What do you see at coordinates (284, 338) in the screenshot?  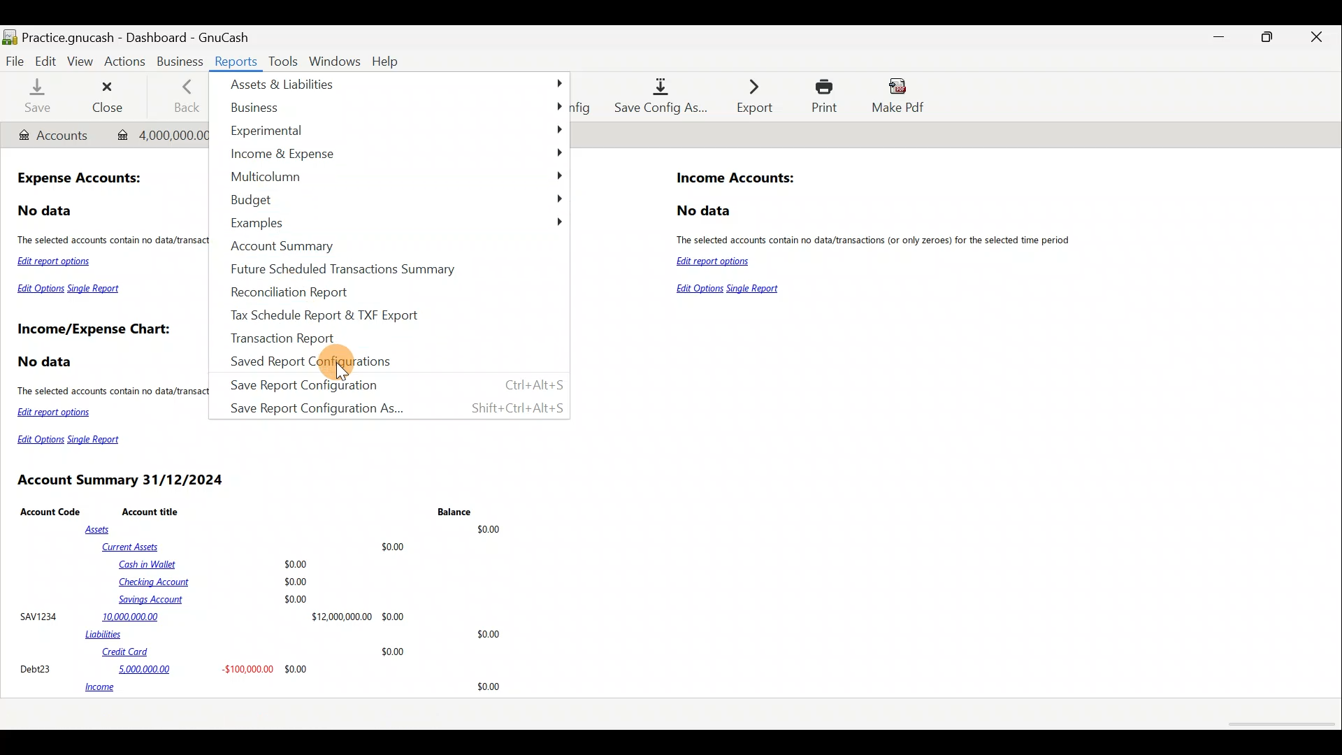 I see `Transaction Report` at bounding box center [284, 338].